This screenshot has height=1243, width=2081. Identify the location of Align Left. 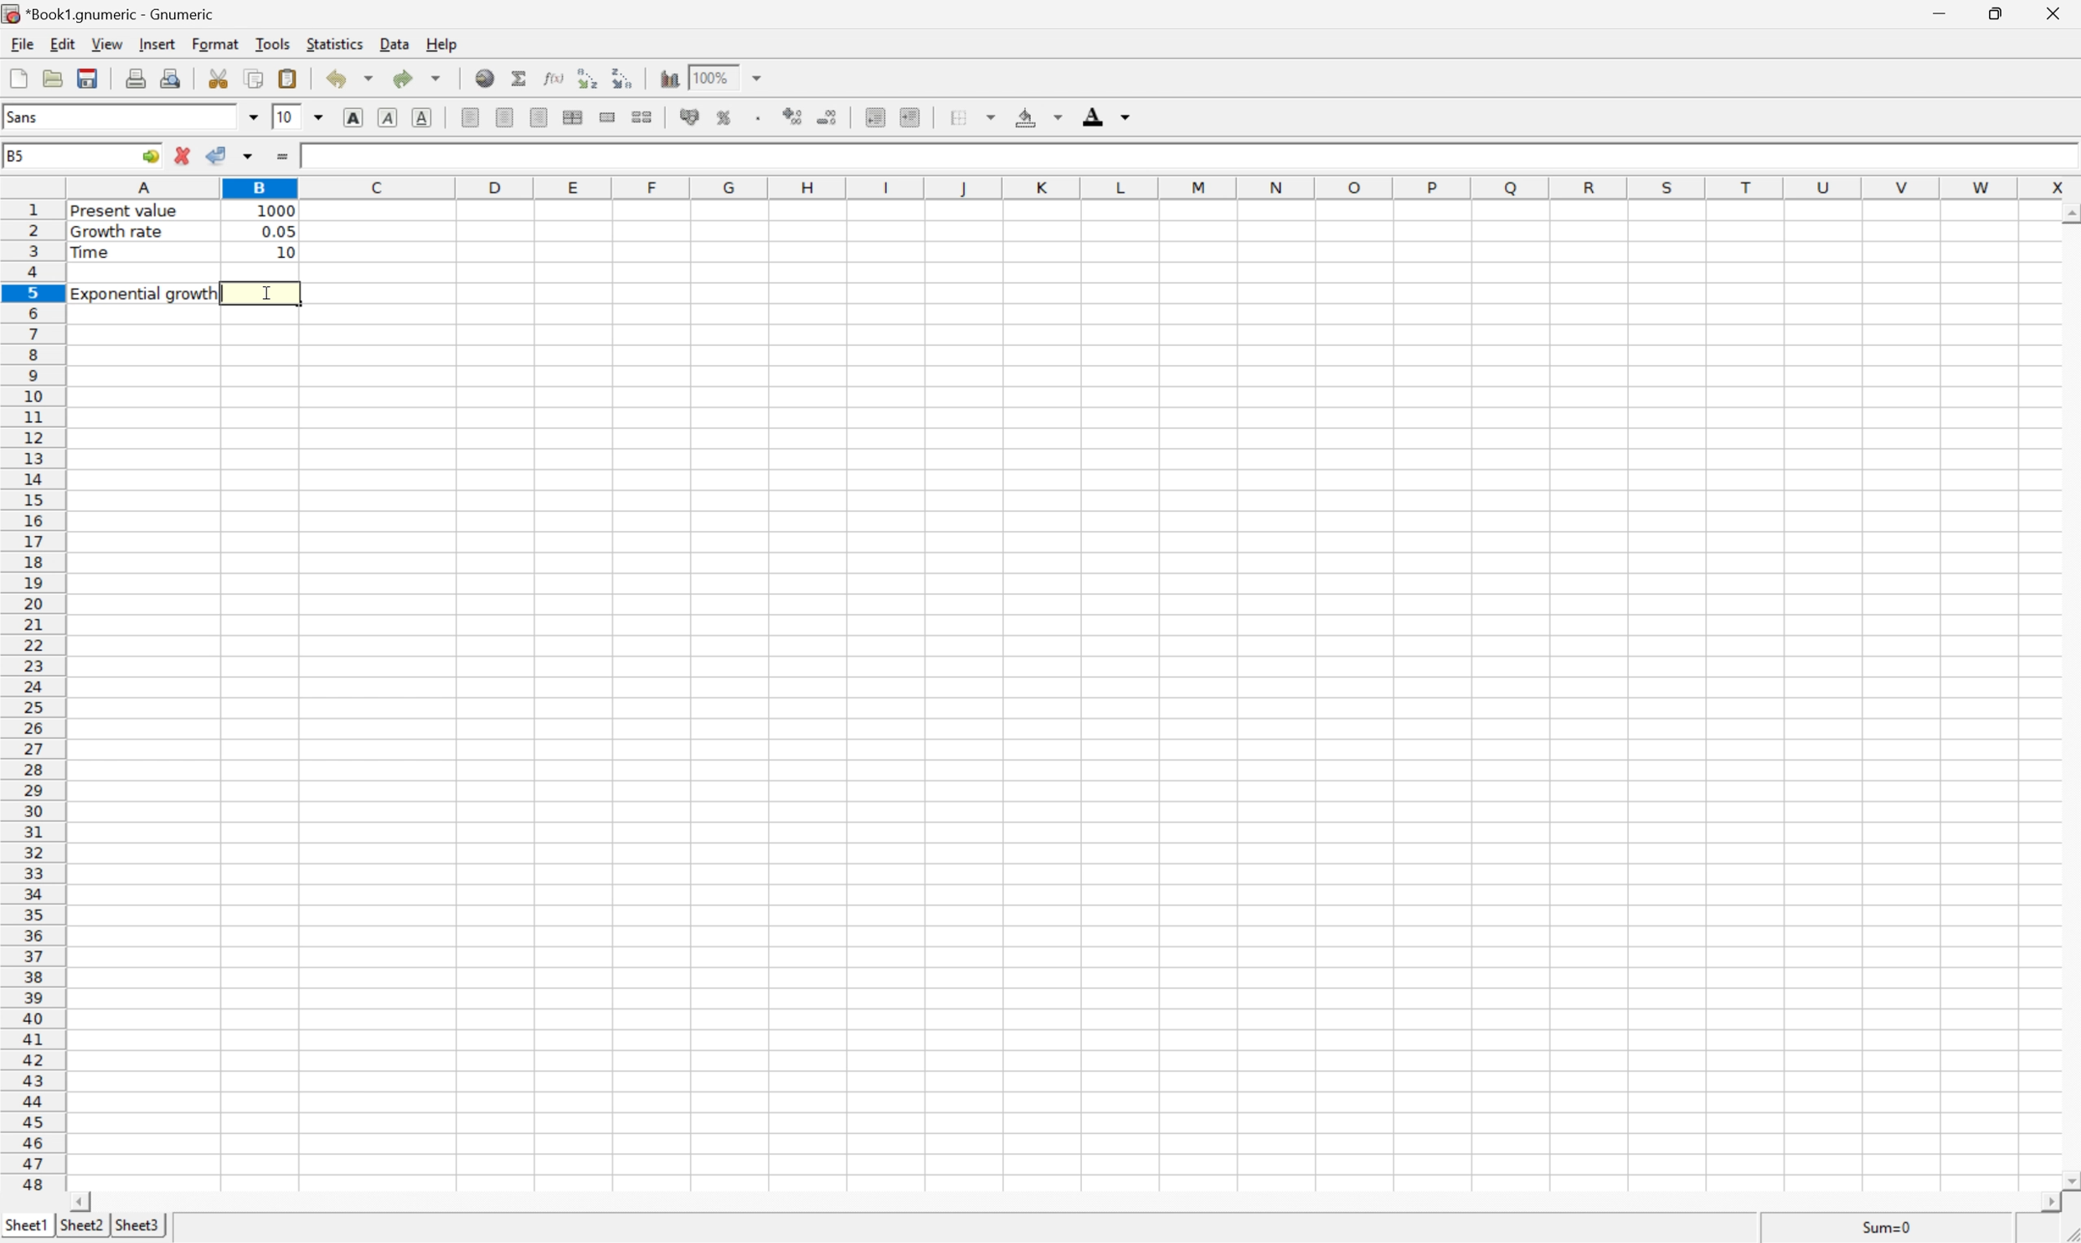
(471, 116).